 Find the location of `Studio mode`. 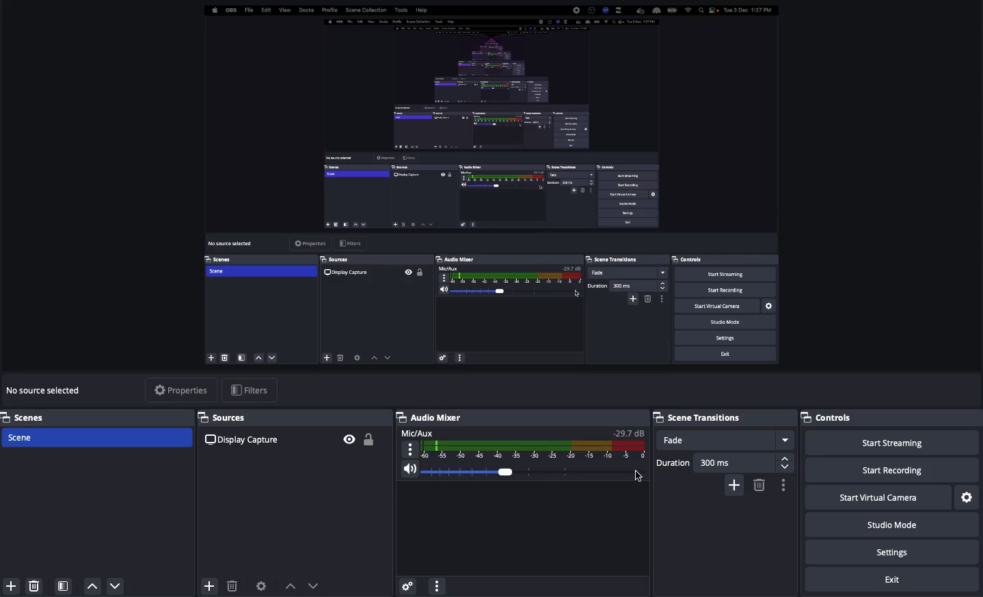

Studio mode is located at coordinates (890, 527).